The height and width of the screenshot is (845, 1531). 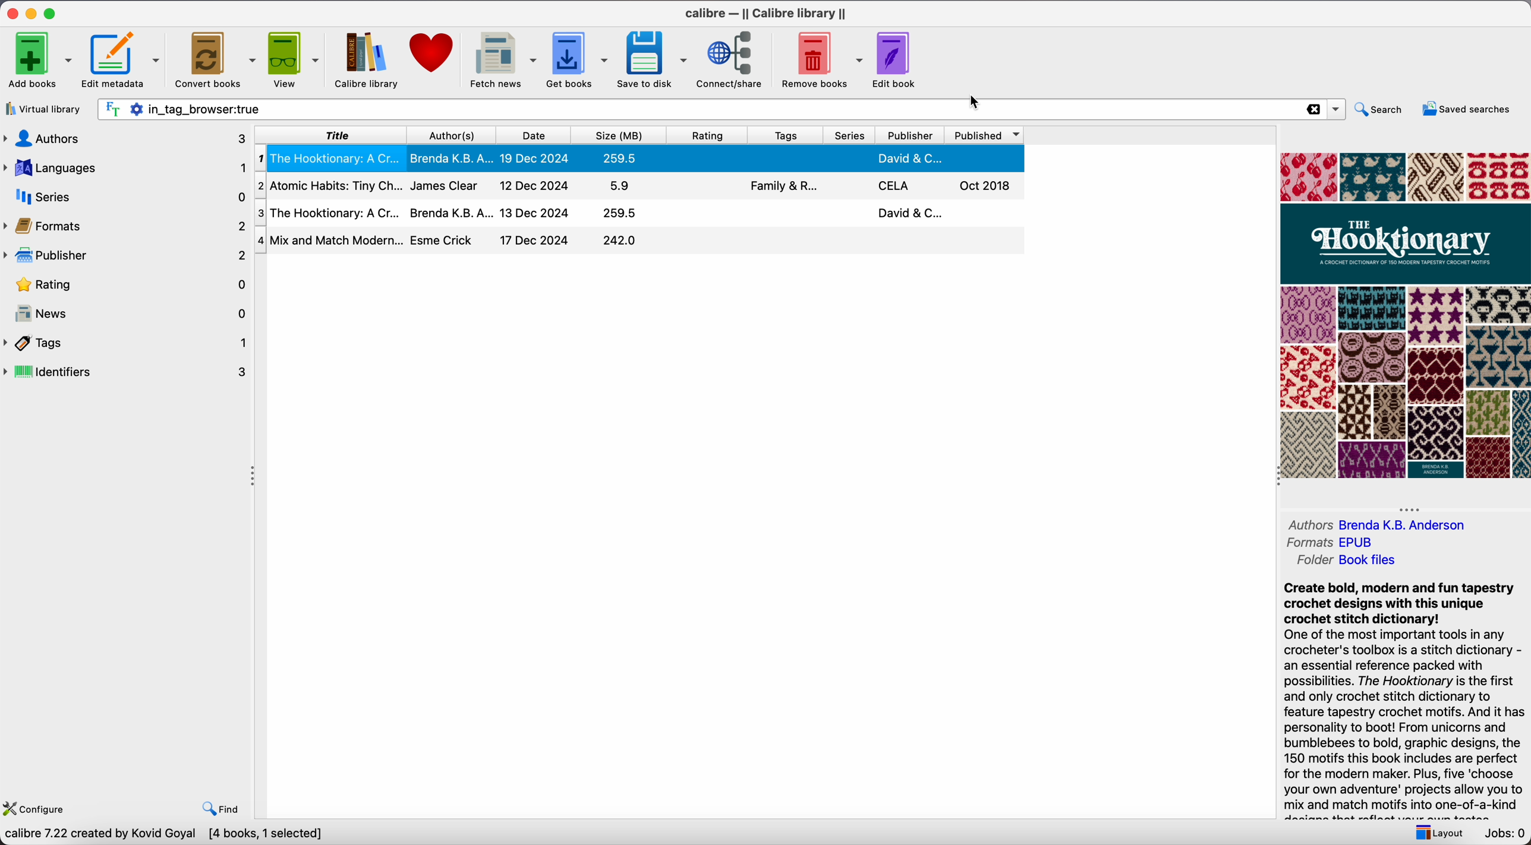 What do you see at coordinates (1464, 110) in the screenshot?
I see `saved searches` at bounding box center [1464, 110].